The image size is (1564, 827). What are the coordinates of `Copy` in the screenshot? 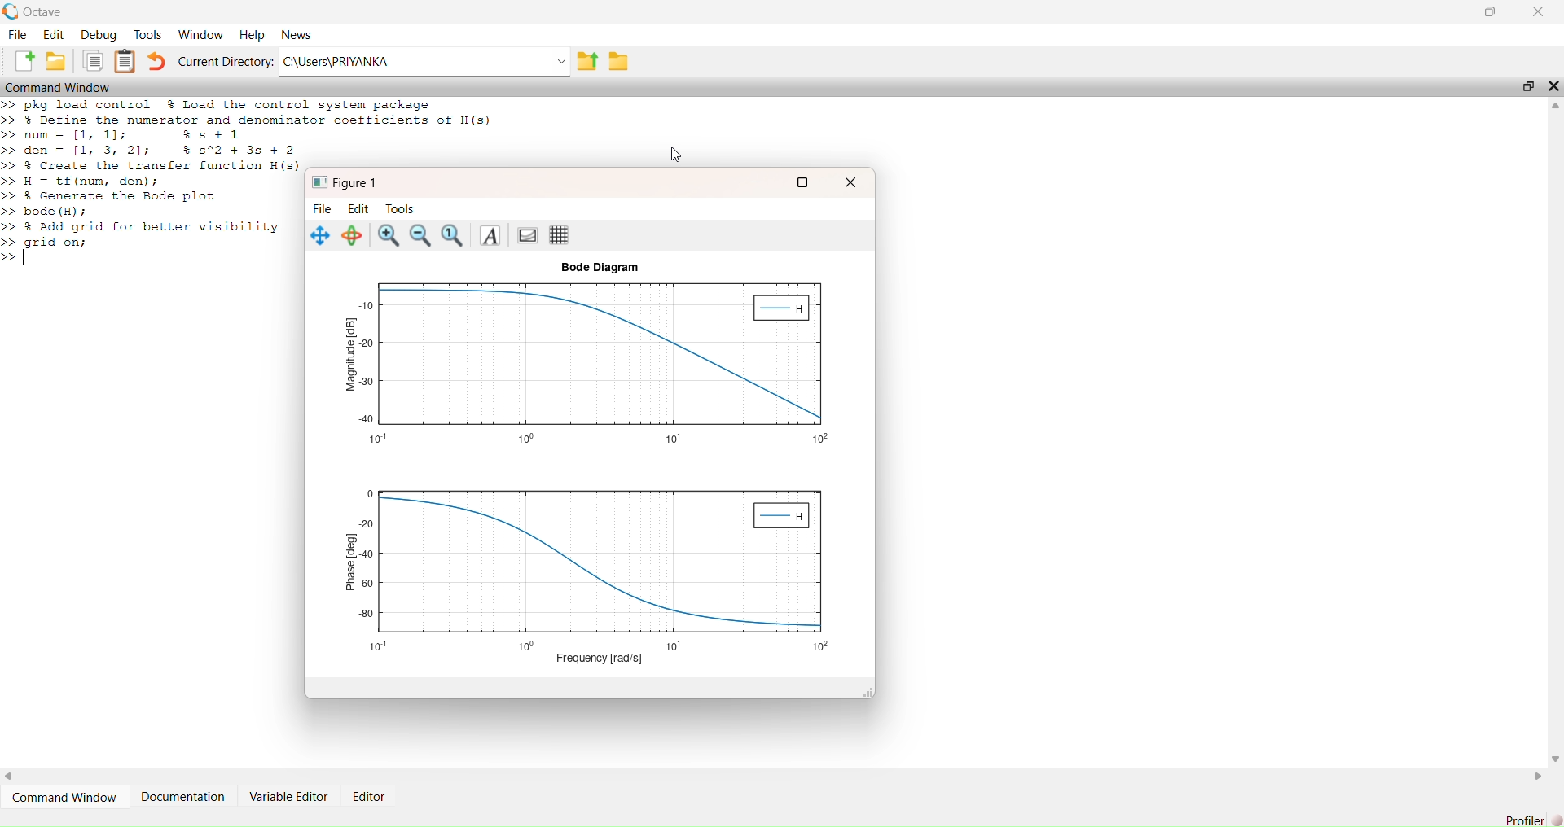 It's located at (93, 60).